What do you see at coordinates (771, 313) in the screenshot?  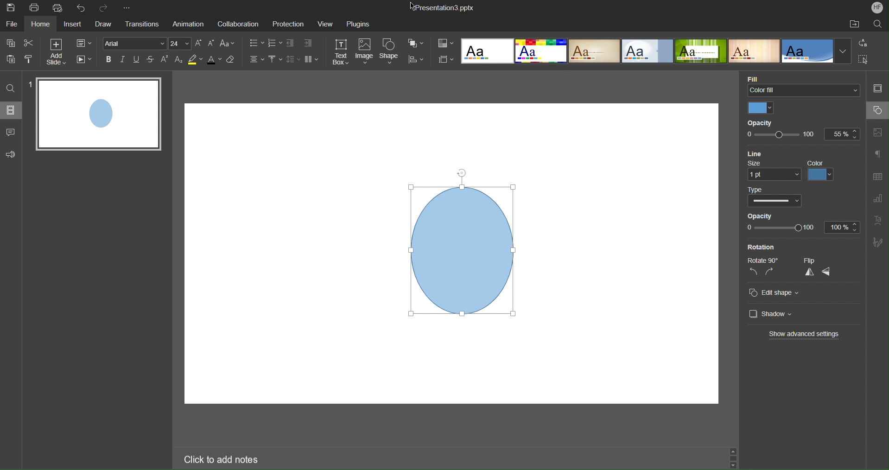 I see `Shadow` at bounding box center [771, 313].